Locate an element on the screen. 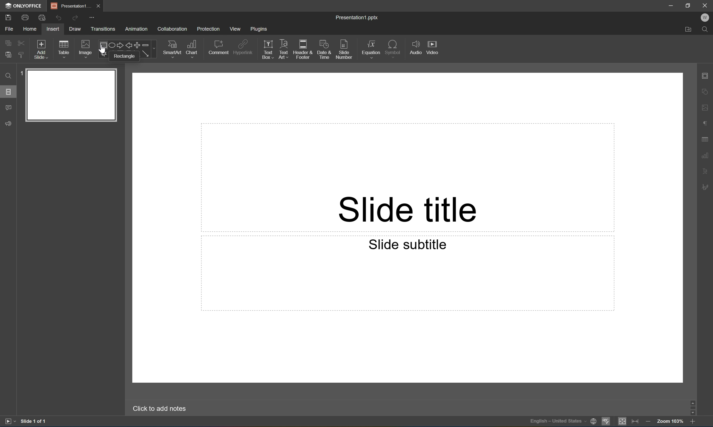  Redo is located at coordinates (74, 18).